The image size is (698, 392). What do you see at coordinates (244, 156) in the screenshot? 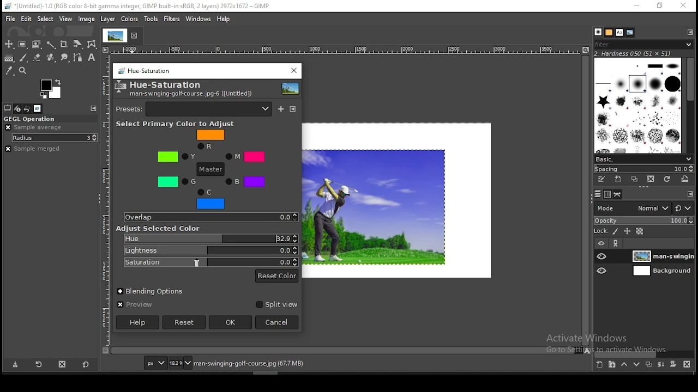
I see `M` at bounding box center [244, 156].